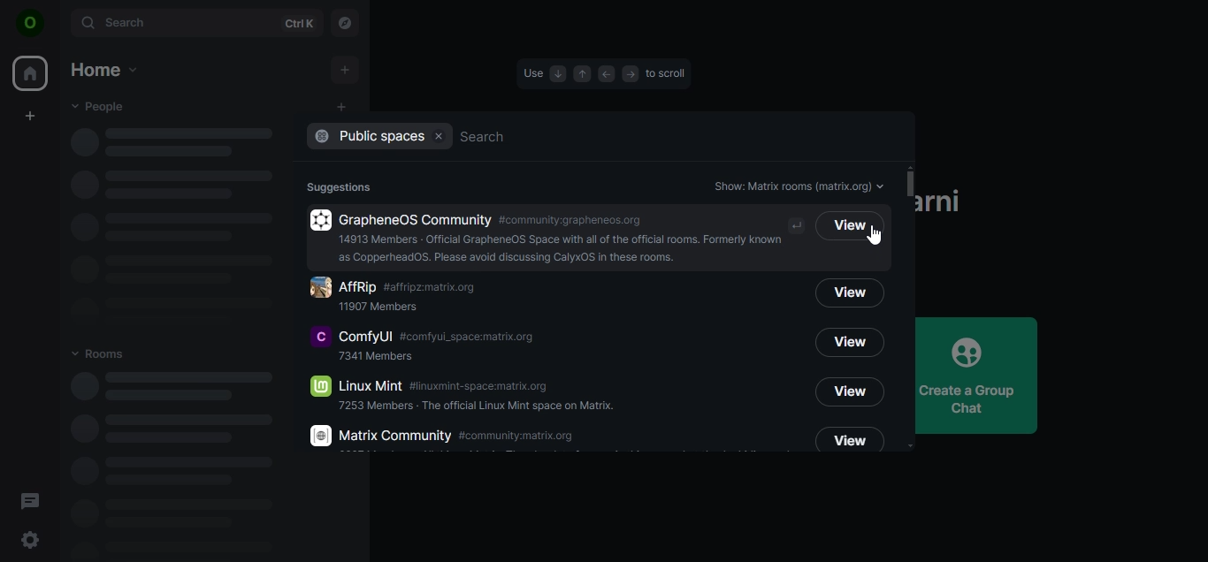  Describe the element at coordinates (622, 135) in the screenshot. I see `search` at that location.